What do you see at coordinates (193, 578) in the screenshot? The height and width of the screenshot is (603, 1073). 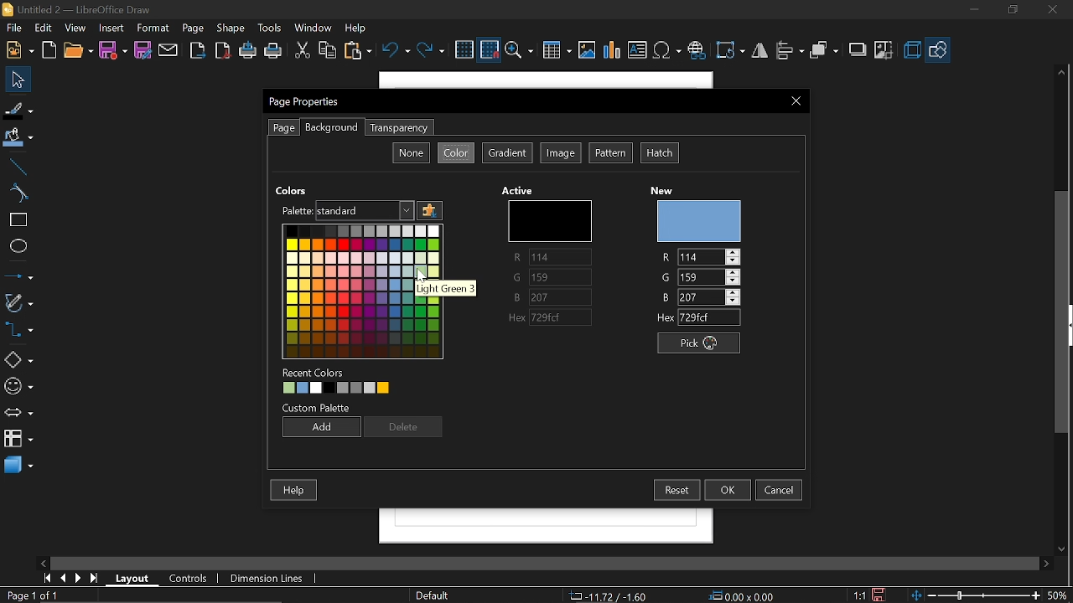 I see `COntrols` at bounding box center [193, 578].